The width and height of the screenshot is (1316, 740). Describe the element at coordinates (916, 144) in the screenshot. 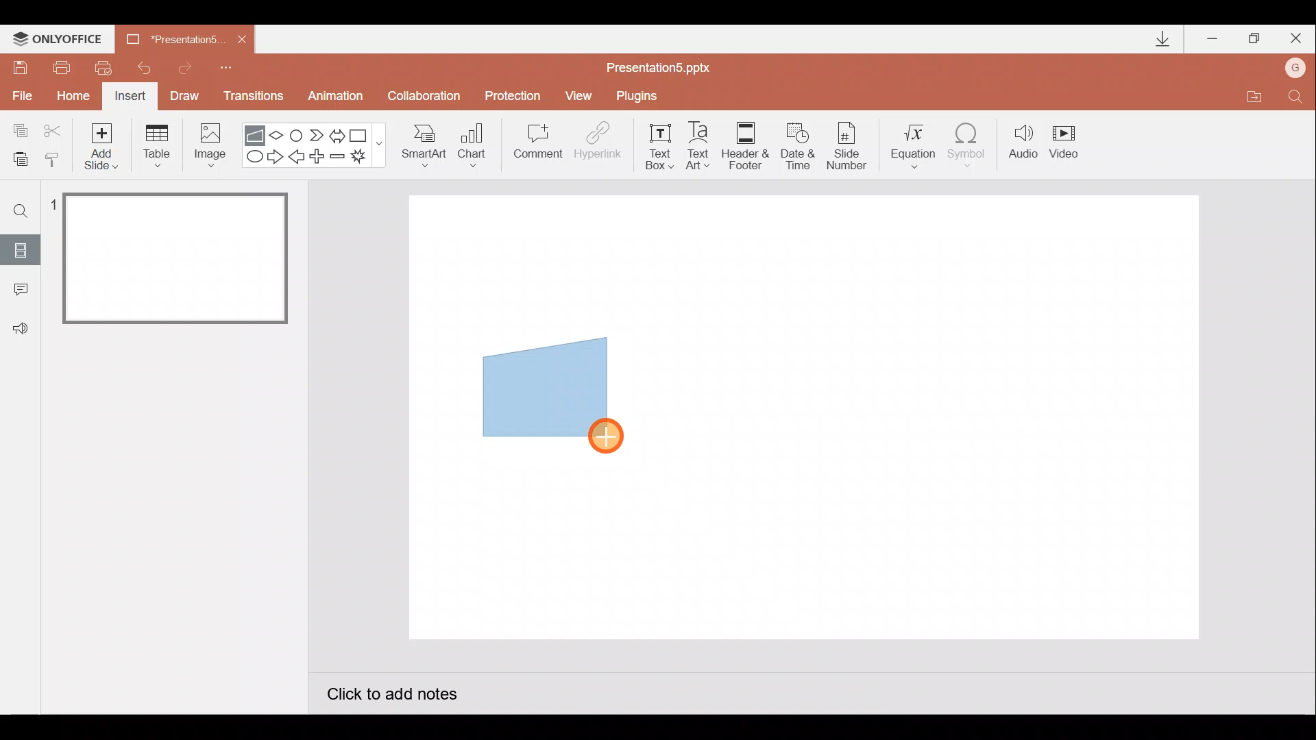

I see `Equation` at that location.